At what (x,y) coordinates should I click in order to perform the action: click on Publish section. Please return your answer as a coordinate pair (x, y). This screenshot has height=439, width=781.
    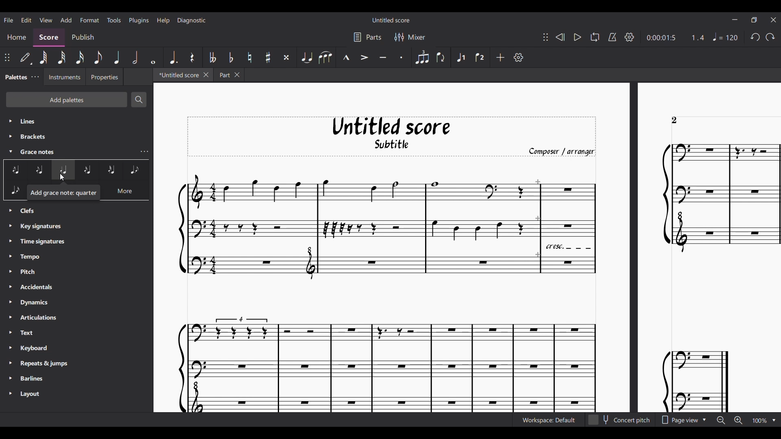
    Looking at the image, I should click on (82, 38).